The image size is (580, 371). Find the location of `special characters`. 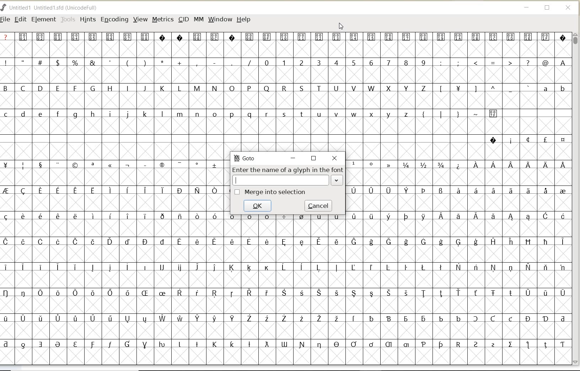

special characters is located at coordinates (115, 184).